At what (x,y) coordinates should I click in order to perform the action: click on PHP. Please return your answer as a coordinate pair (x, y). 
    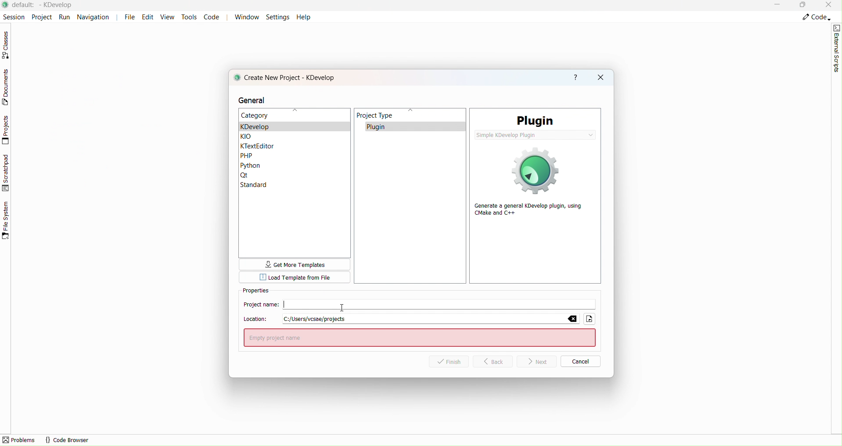
    Looking at the image, I should click on (253, 155).